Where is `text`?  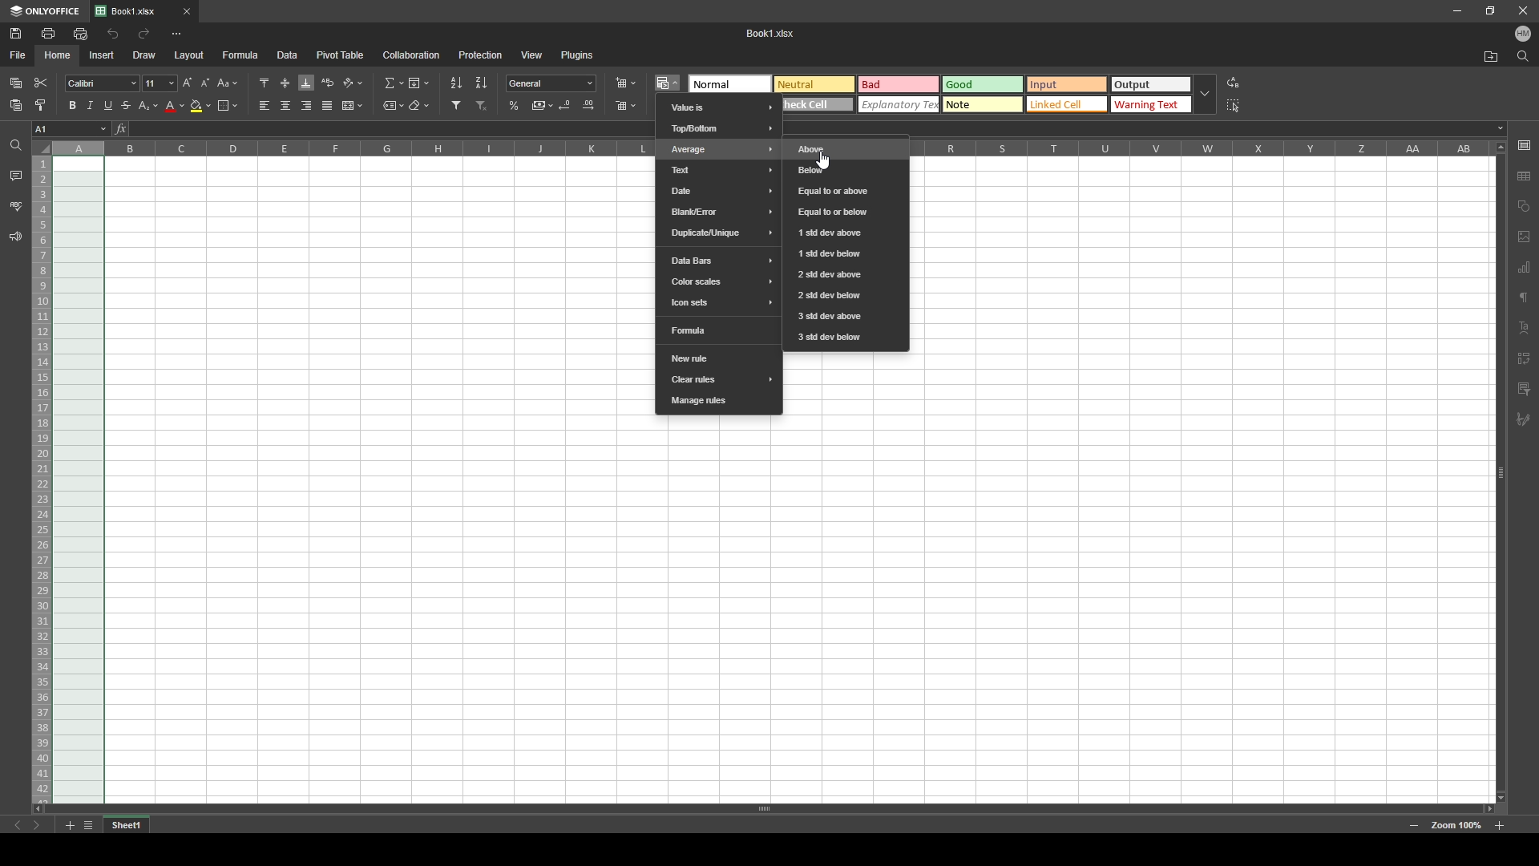
text is located at coordinates (718, 171).